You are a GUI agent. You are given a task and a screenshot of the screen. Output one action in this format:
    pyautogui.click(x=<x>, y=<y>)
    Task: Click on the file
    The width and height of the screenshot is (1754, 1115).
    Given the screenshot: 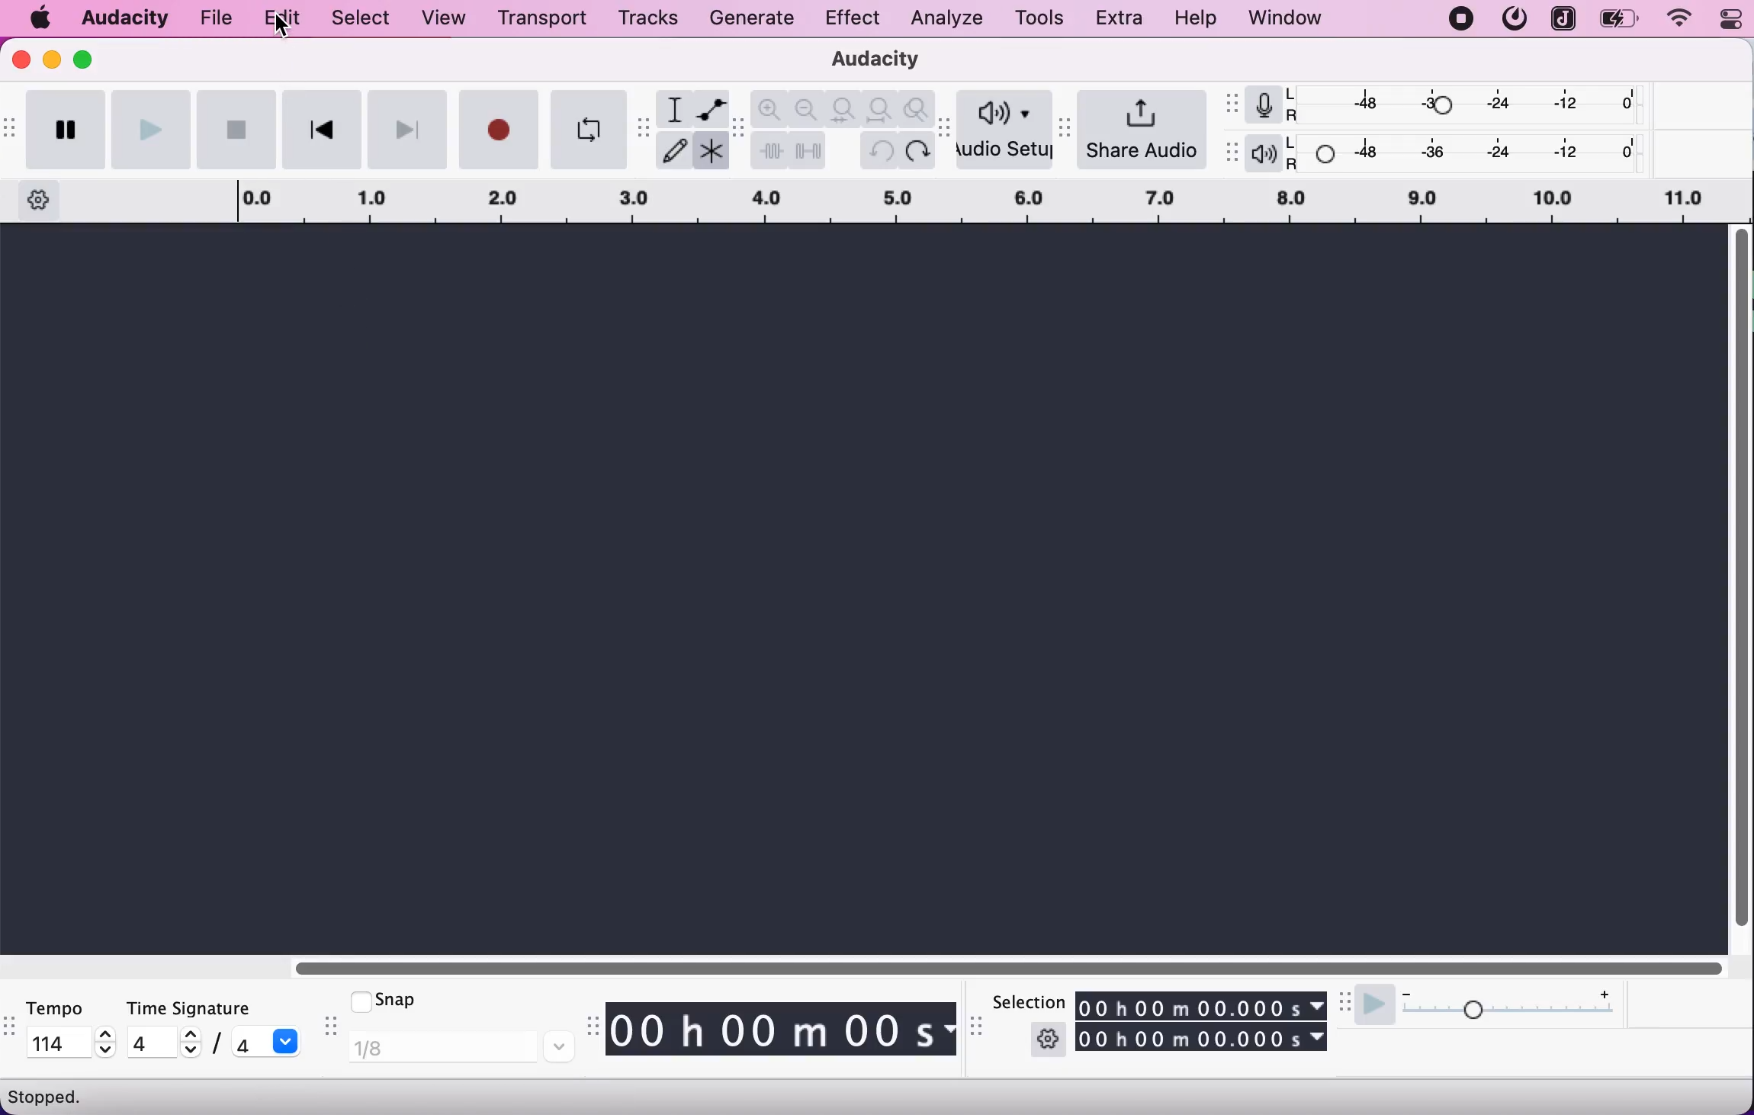 What is the action you would take?
    pyautogui.click(x=218, y=17)
    